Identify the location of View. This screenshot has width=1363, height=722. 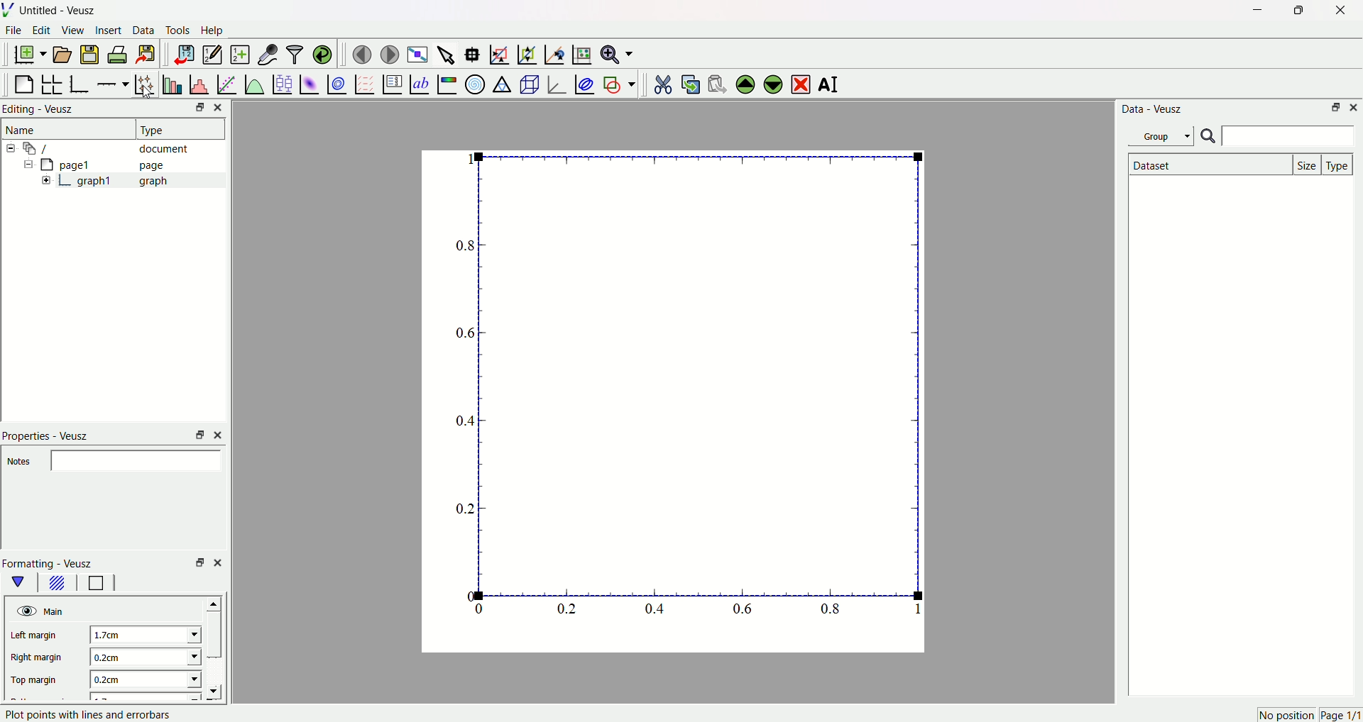
(73, 31).